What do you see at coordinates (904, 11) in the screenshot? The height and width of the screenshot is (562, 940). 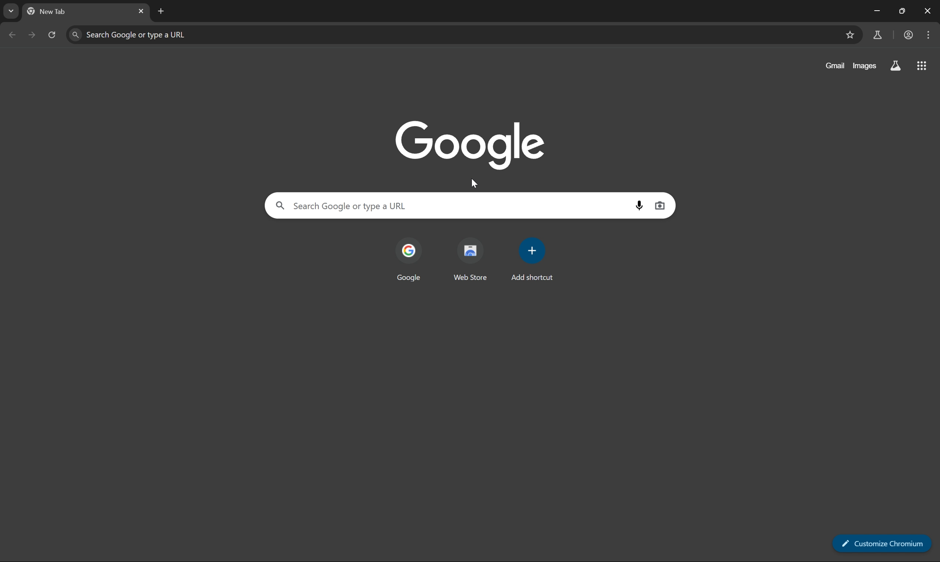 I see `restore down` at bounding box center [904, 11].